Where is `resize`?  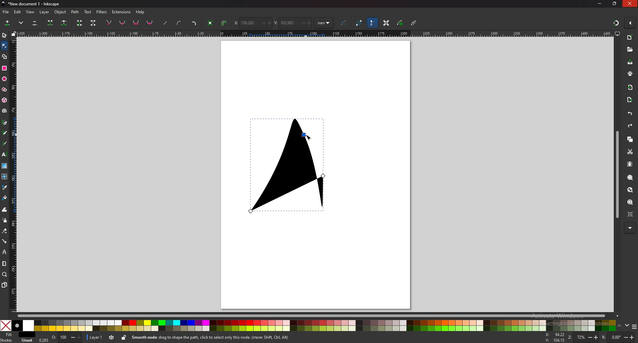
resize is located at coordinates (615, 3).